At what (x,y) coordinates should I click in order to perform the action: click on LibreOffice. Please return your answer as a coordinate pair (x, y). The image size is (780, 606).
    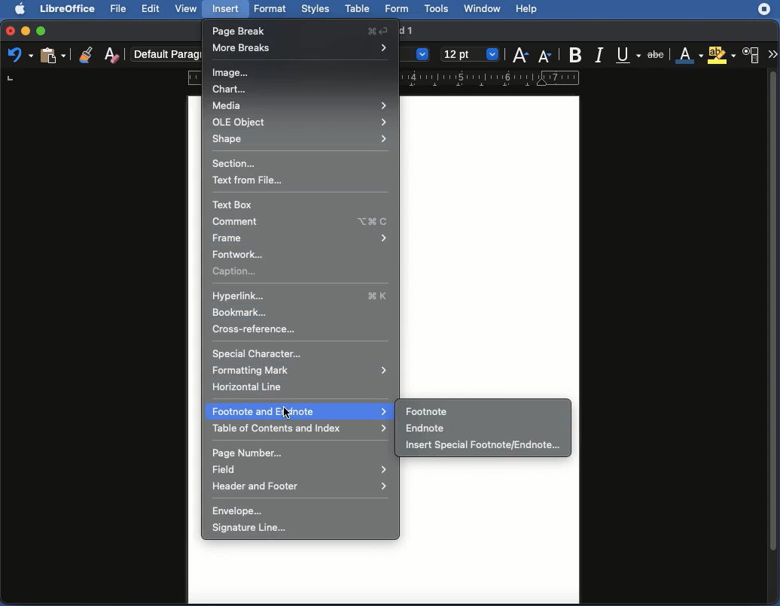
    Looking at the image, I should click on (69, 9).